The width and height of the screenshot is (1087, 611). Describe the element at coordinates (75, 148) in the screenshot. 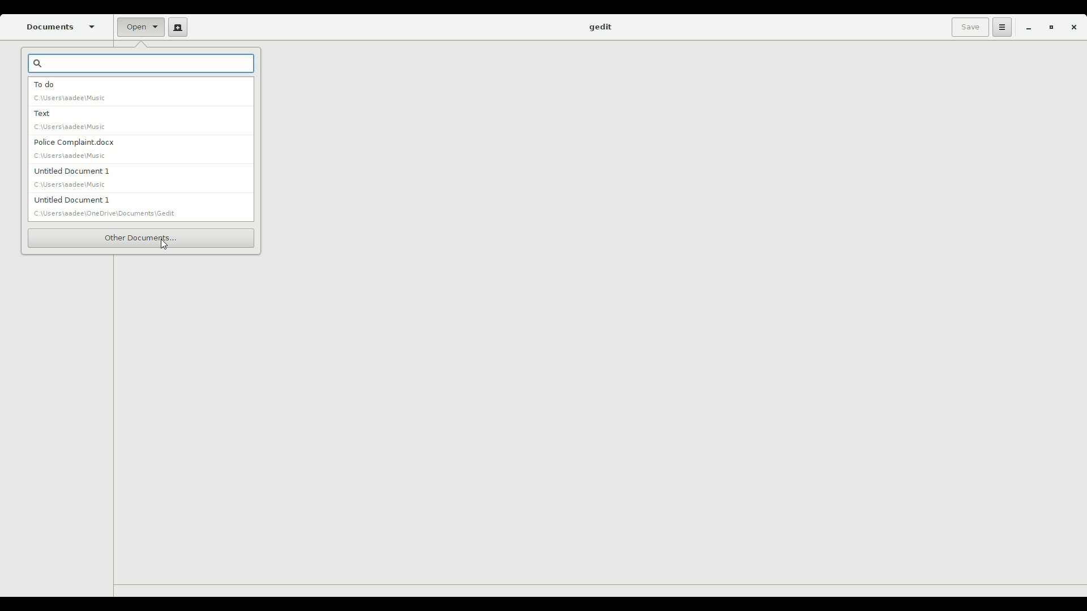

I see `Police complaint.docx` at that location.